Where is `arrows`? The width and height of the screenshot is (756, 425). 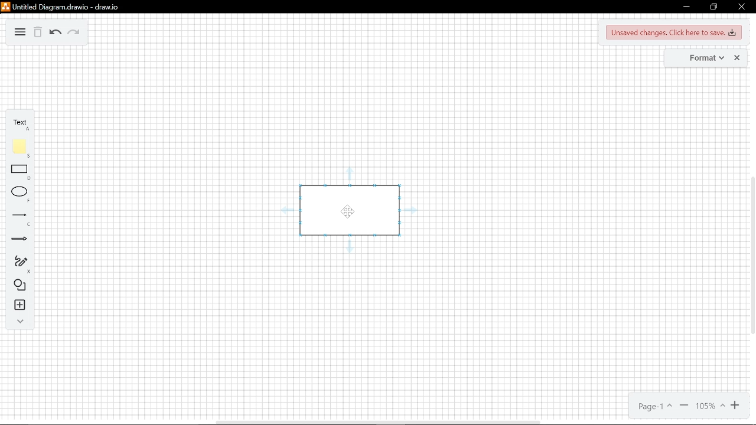 arrows is located at coordinates (21, 241).